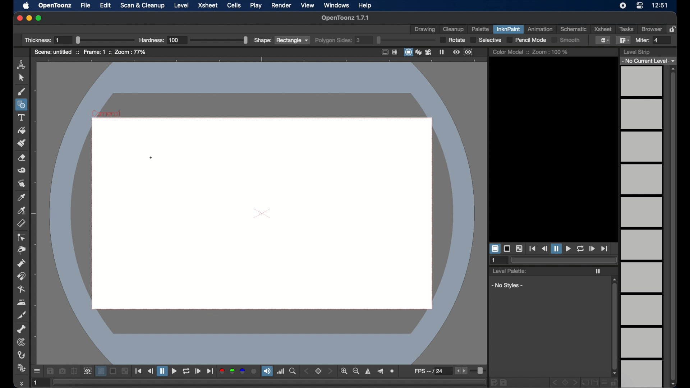 This screenshot has width=690, height=388. What do you see at coordinates (267, 371) in the screenshot?
I see `volume` at bounding box center [267, 371].